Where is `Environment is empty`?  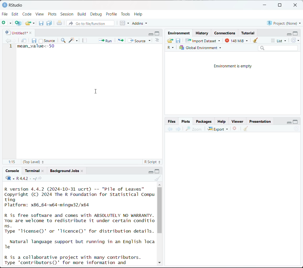 Environment is empty is located at coordinates (233, 66).